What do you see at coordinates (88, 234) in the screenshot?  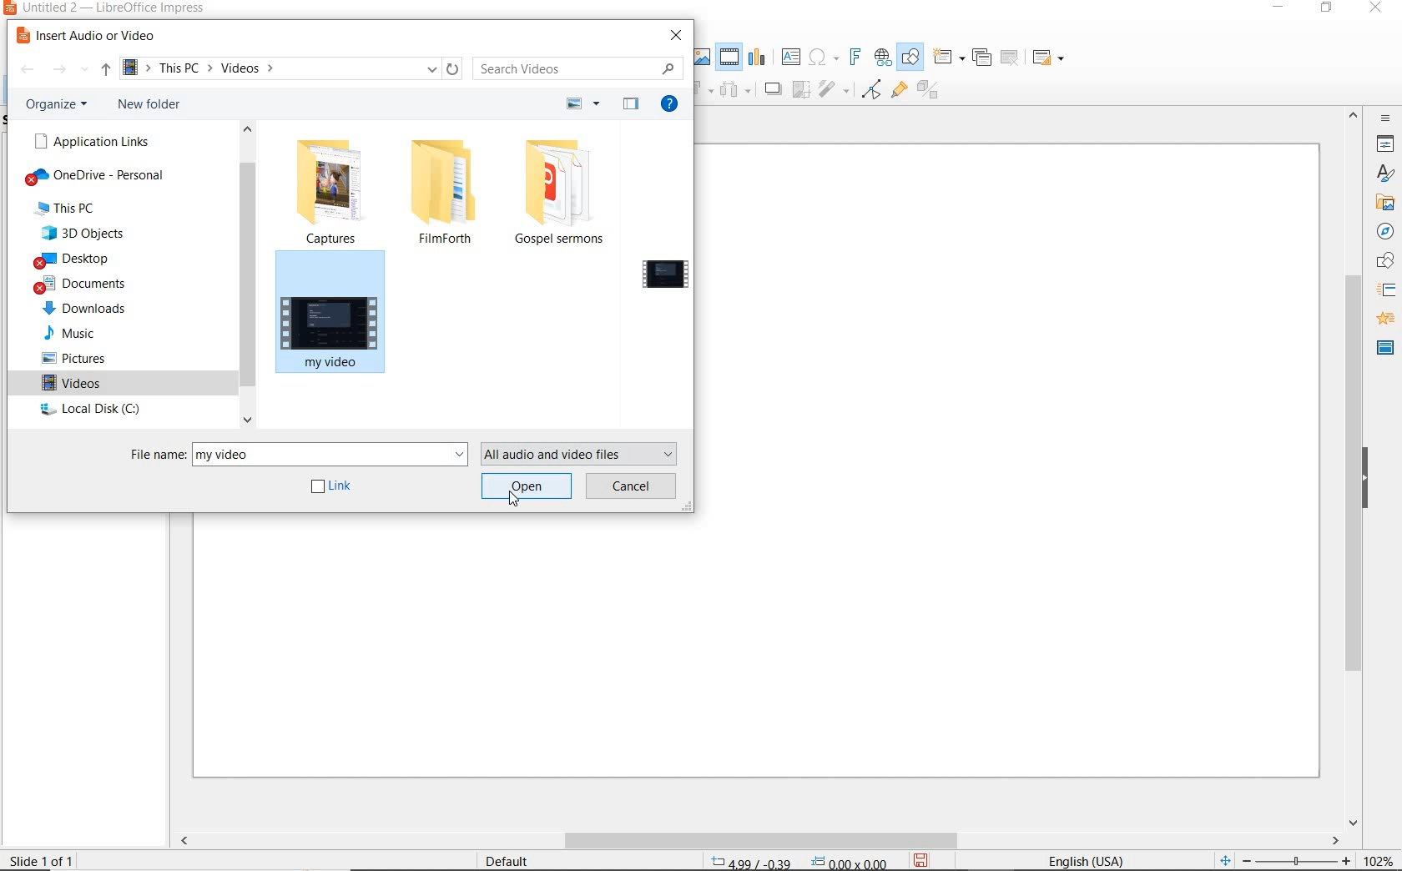 I see `3d objects` at bounding box center [88, 234].